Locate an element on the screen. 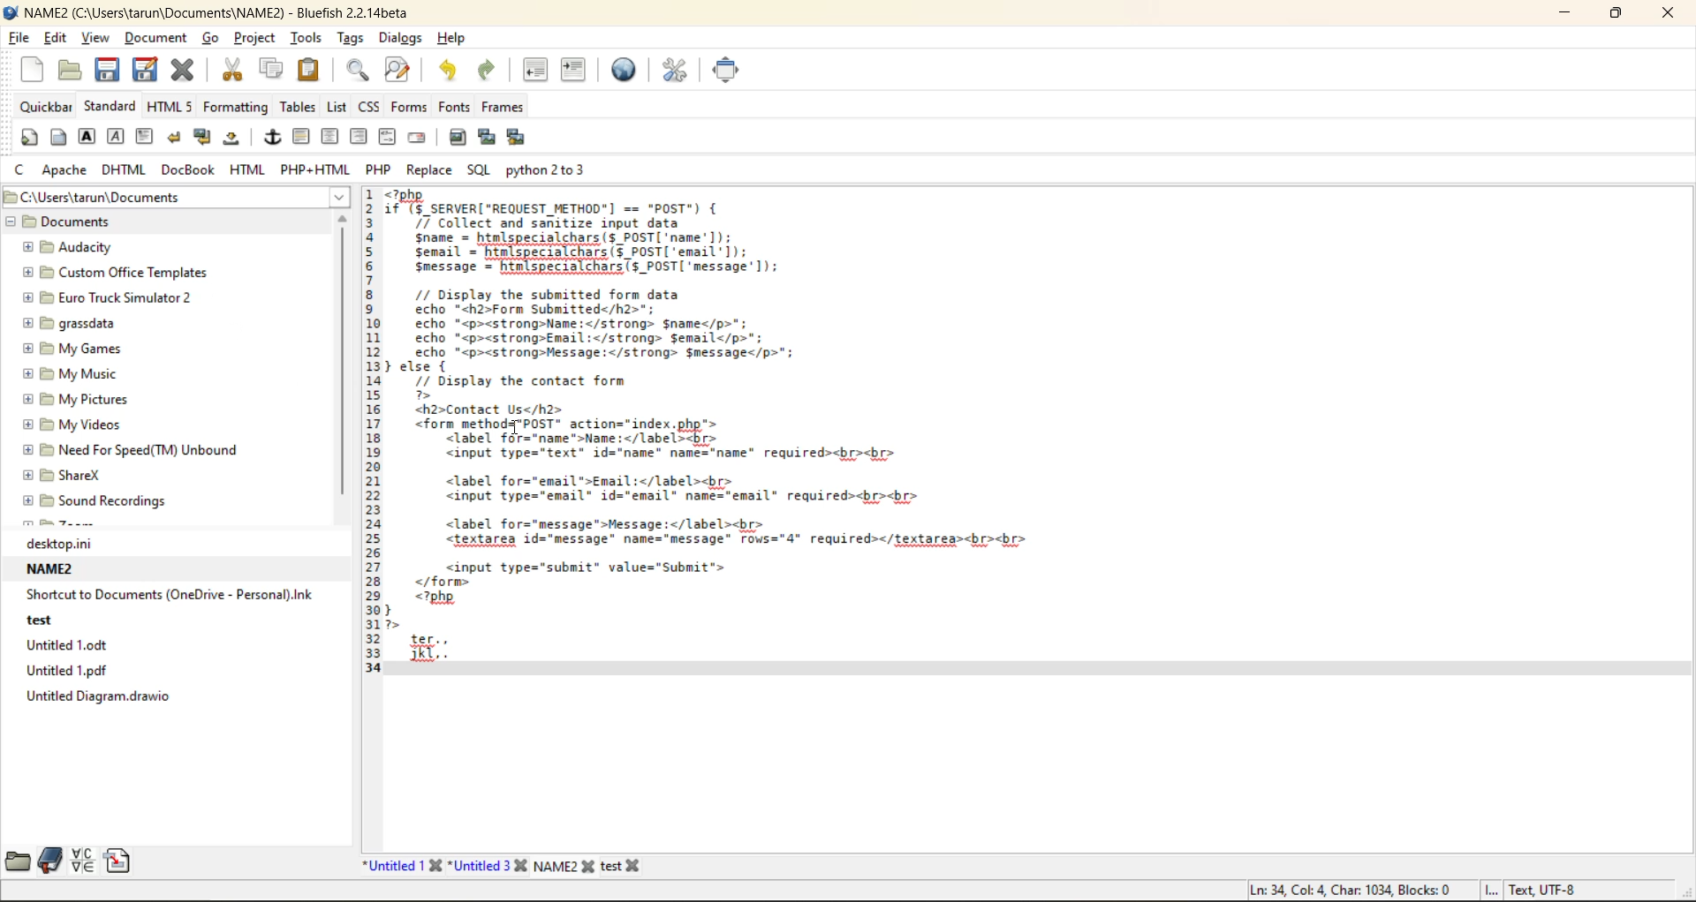 The image size is (1696, 902). charmap is located at coordinates (82, 861).